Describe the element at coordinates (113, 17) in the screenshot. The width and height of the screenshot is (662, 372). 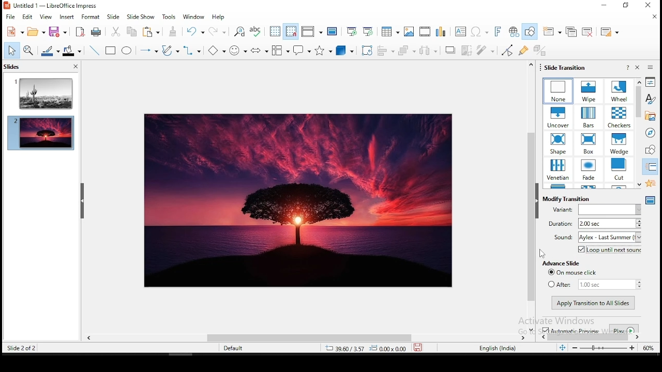
I see `slide` at that location.